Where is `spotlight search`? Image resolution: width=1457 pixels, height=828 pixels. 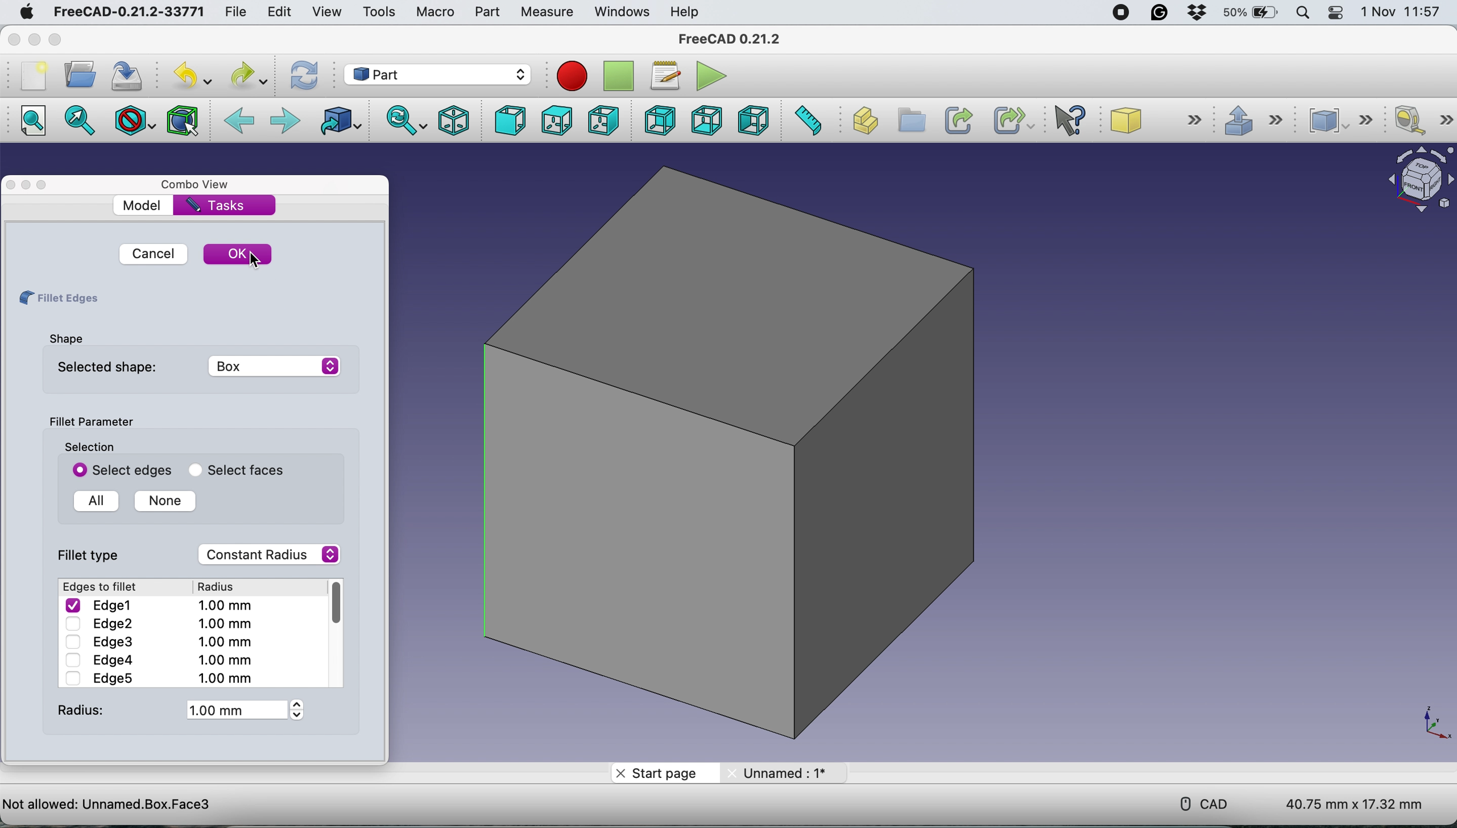 spotlight search is located at coordinates (1302, 14).